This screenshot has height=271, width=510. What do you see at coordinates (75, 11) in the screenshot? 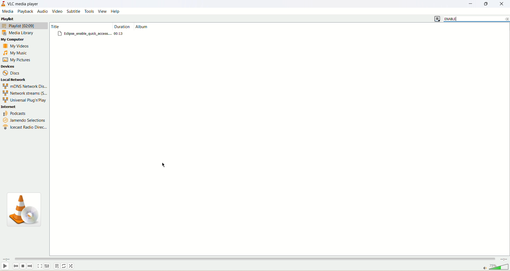
I see `subtitle` at bounding box center [75, 11].